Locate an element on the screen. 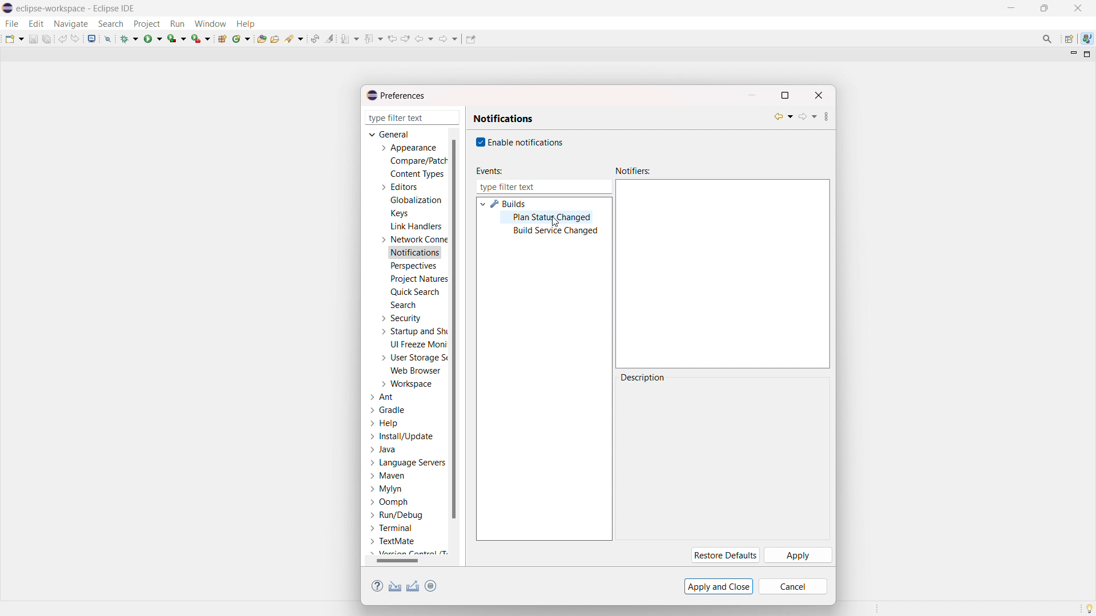 The height and width of the screenshot is (616, 1096). previous annotation is located at coordinates (373, 38).